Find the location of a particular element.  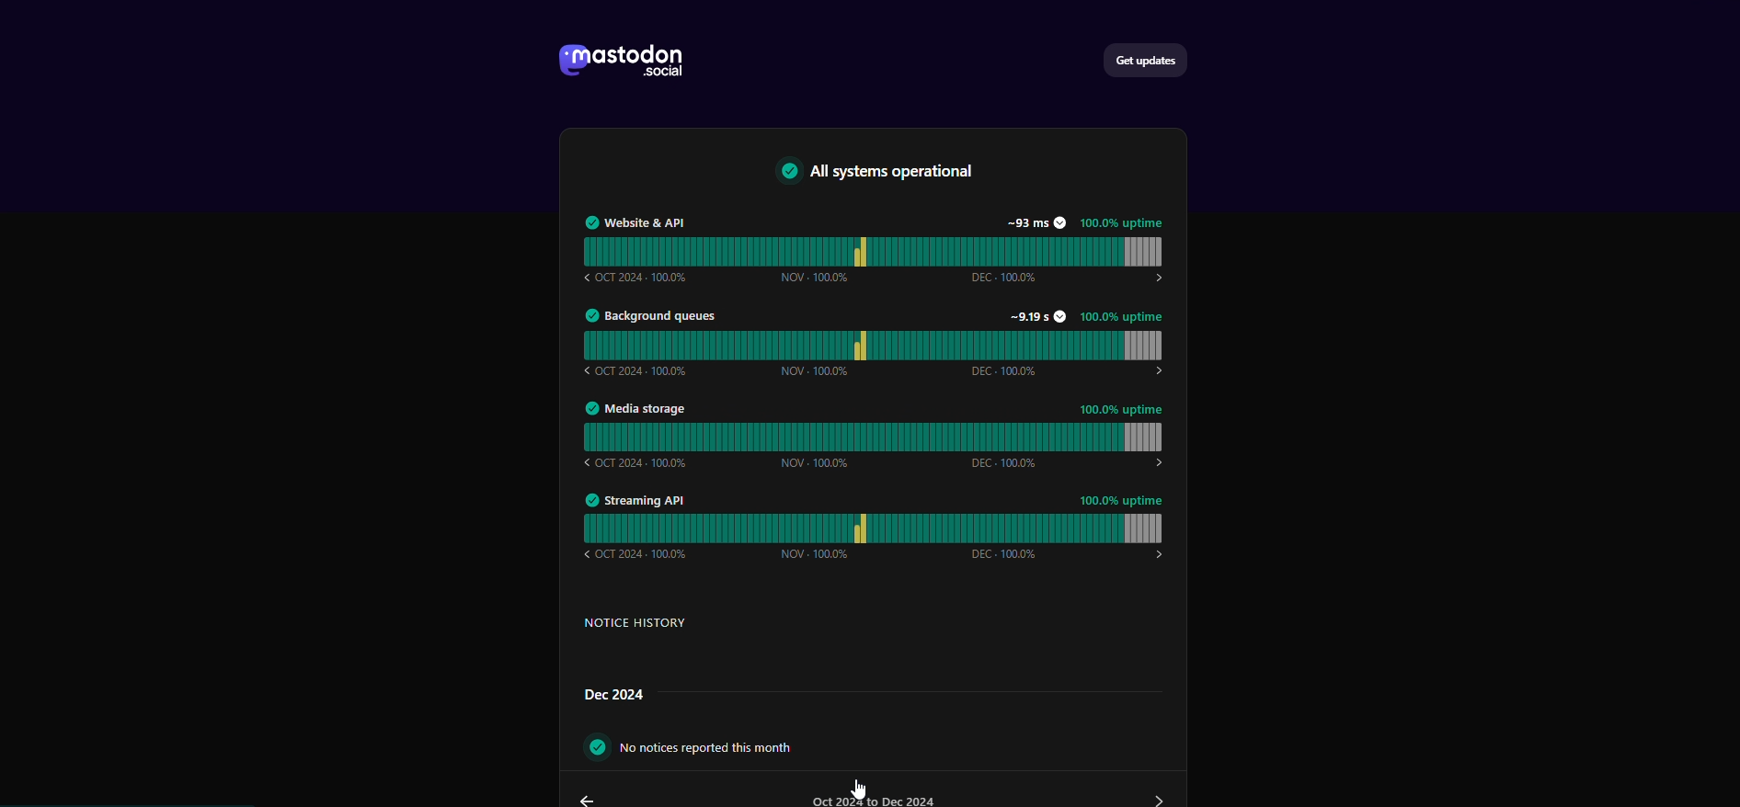

cursor is located at coordinates (853, 790).